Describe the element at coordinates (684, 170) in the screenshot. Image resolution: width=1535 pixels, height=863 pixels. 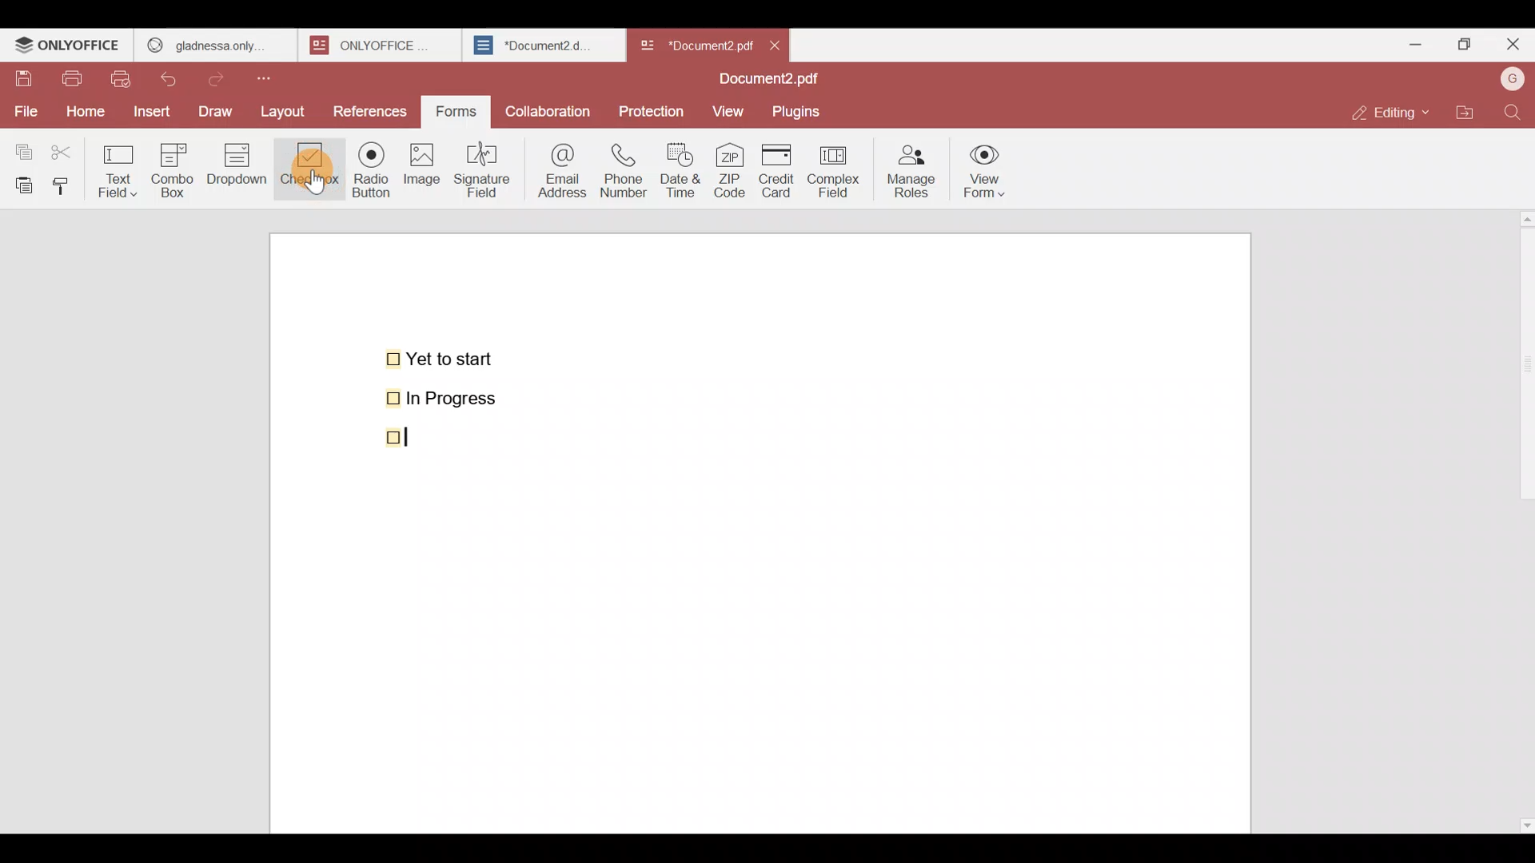
I see `Date & time` at that location.